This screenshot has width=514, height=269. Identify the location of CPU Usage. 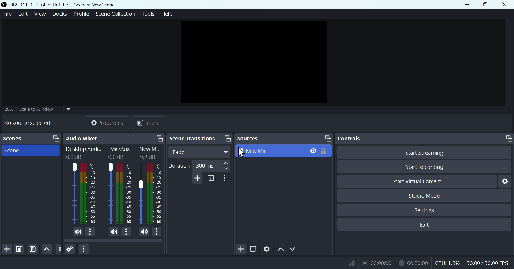
(448, 263).